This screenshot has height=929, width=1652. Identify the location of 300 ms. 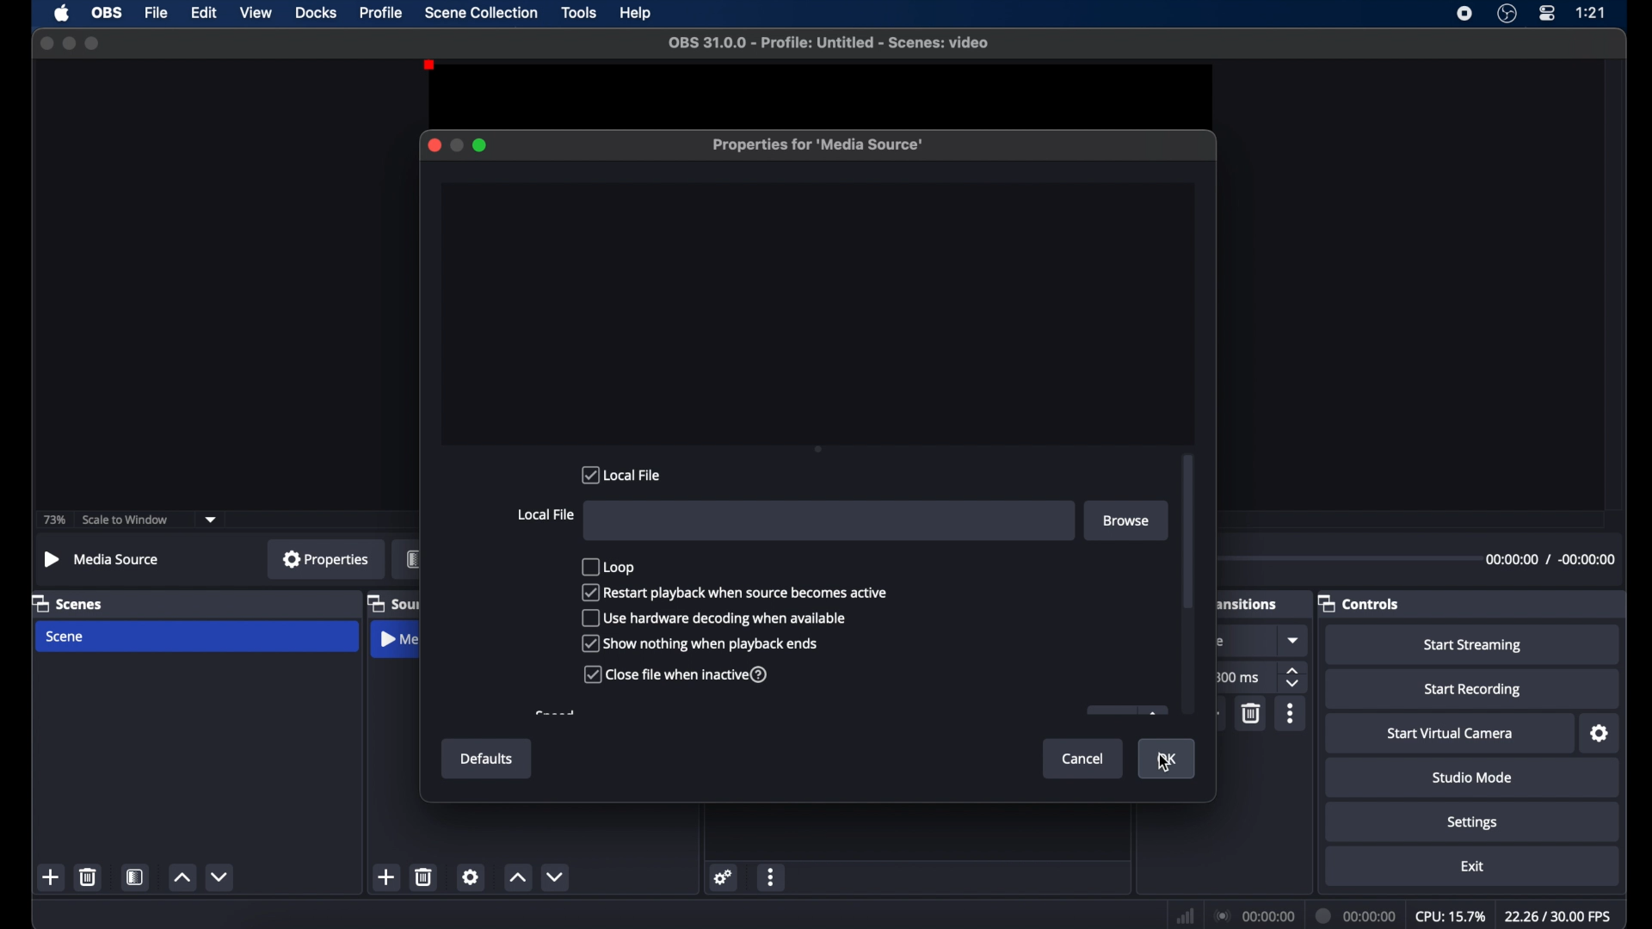
(1237, 677).